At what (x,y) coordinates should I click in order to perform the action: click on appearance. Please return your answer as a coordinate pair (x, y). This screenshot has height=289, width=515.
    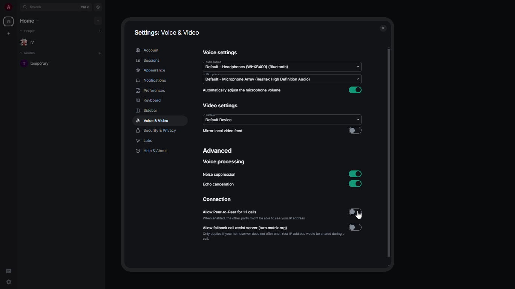
    Looking at the image, I should click on (151, 70).